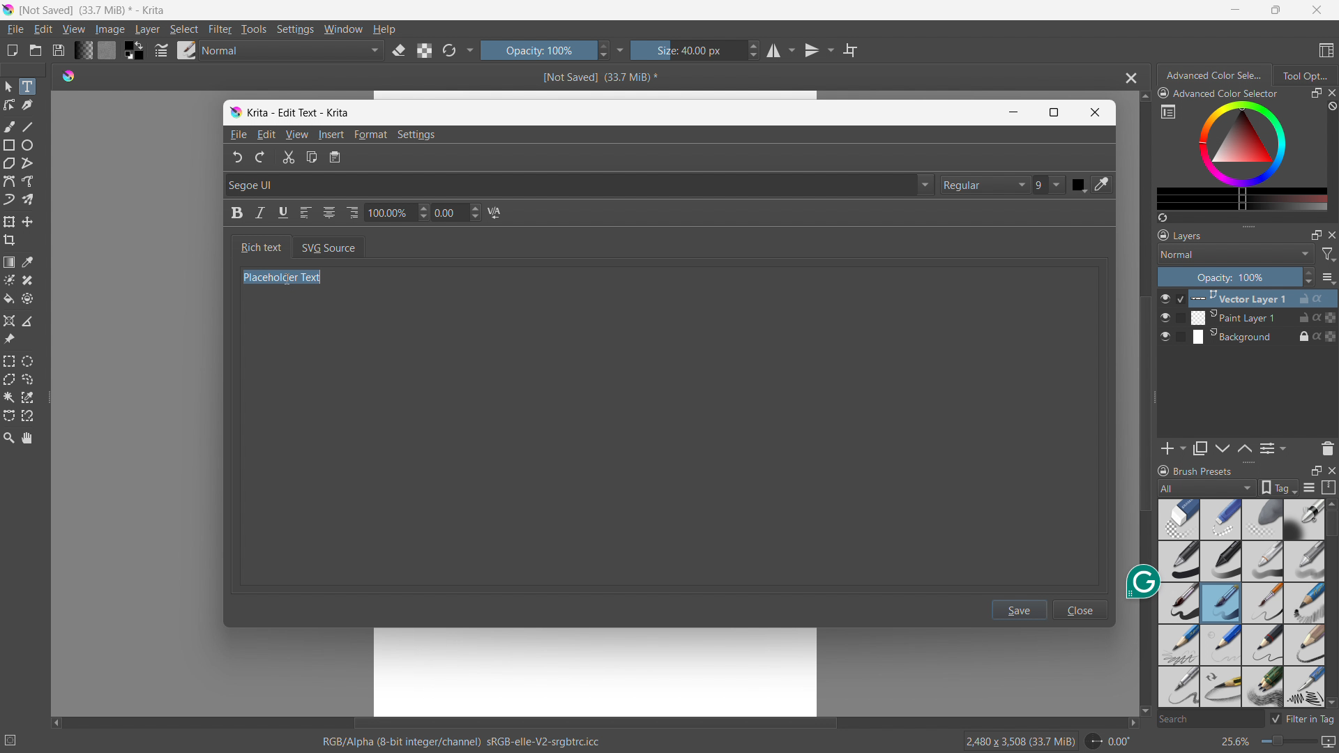 Image resolution: width=1339 pixels, height=753 pixels. Describe the element at coordinates (1326, 51) in the screenshot. I see `choose workspace` at that location.